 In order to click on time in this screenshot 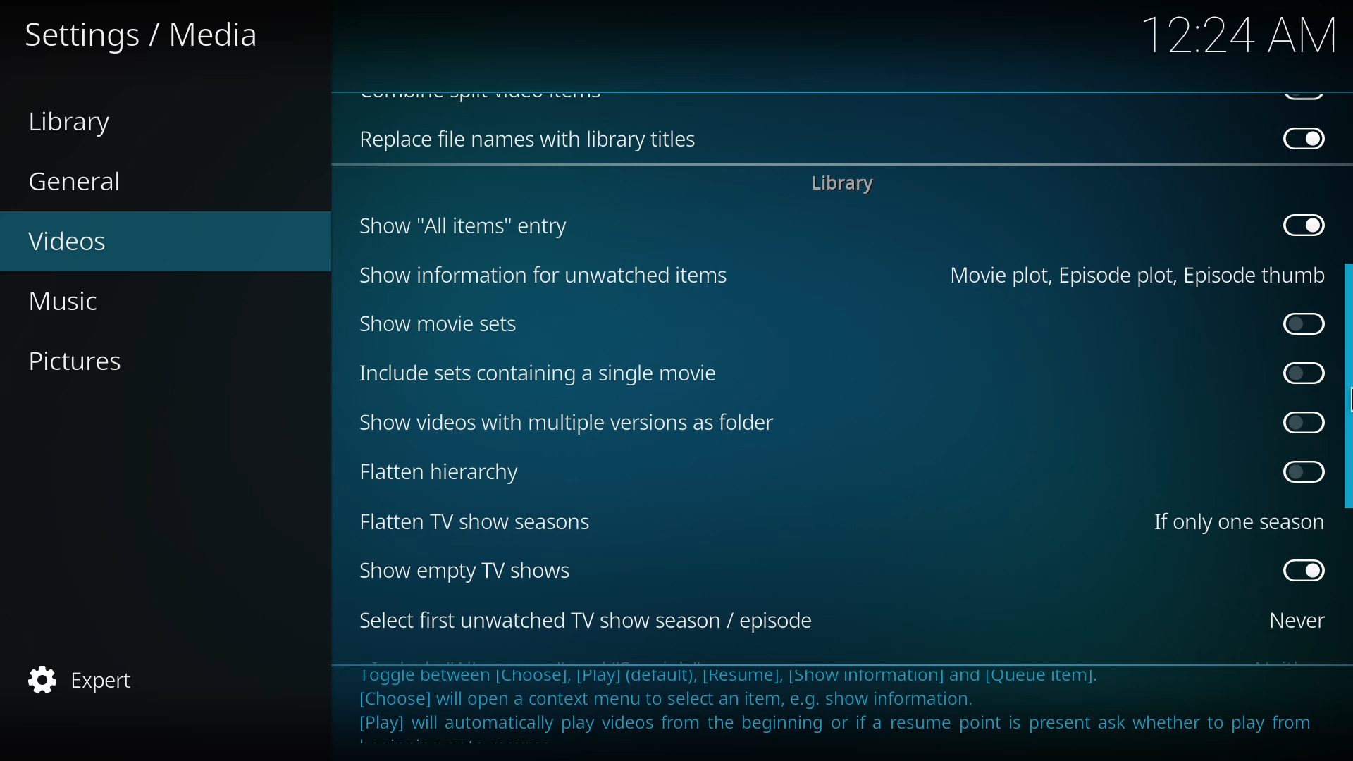, I will do `click(1237, 34)`.